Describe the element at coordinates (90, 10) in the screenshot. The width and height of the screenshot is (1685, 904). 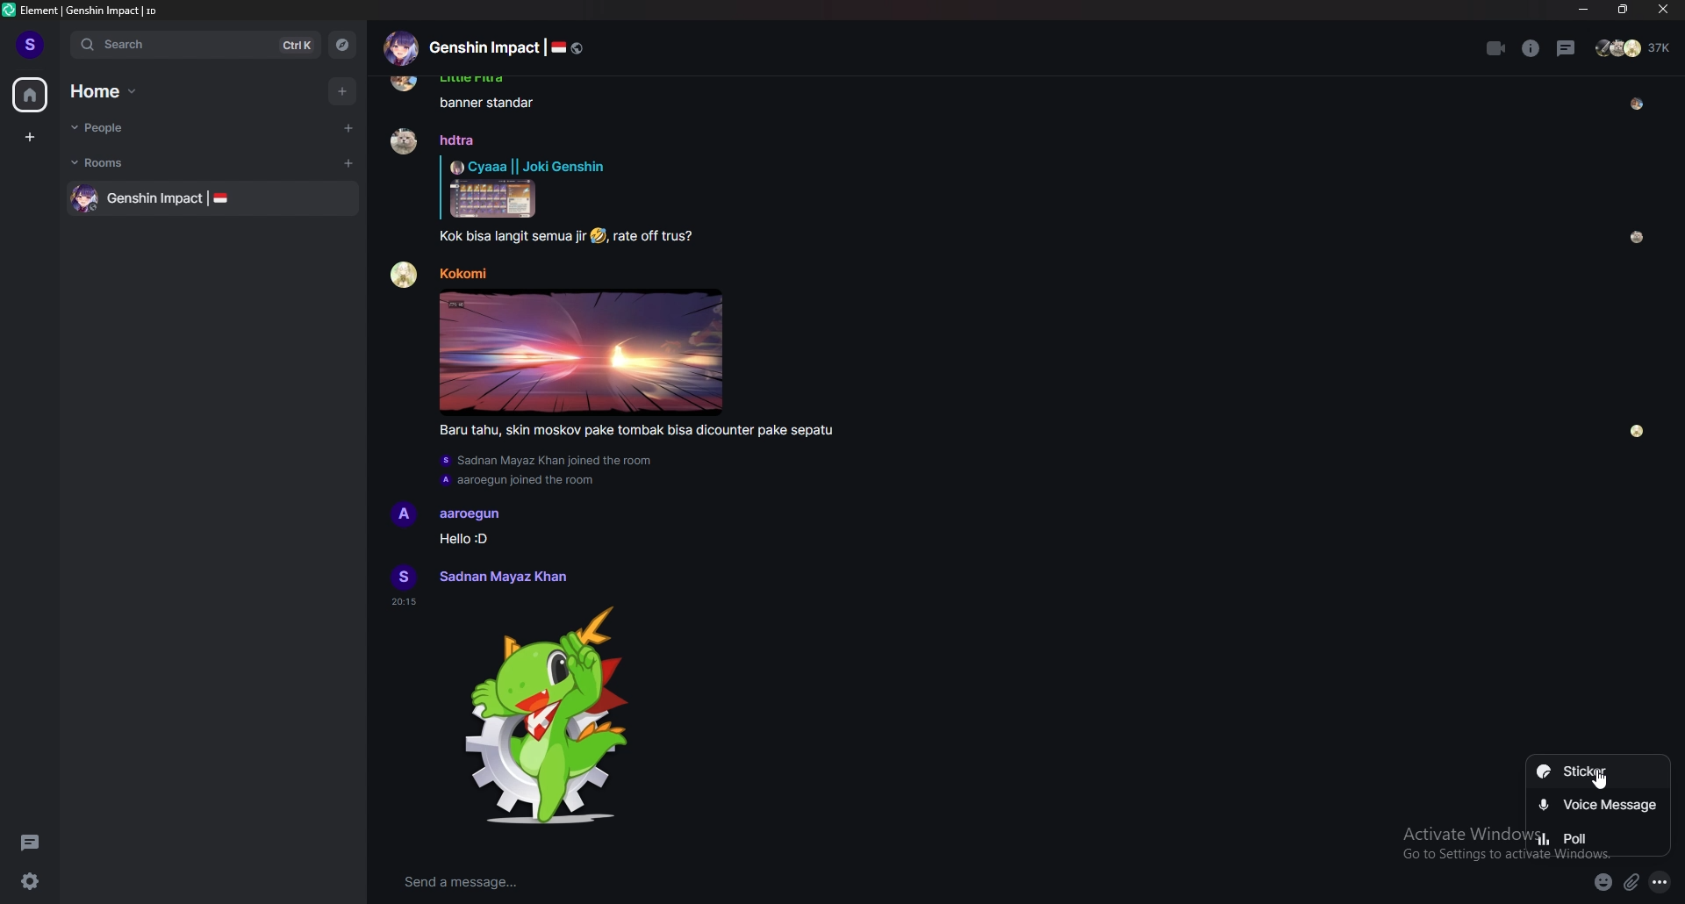
I see `Element | Genshin Impact | ID` at that location.